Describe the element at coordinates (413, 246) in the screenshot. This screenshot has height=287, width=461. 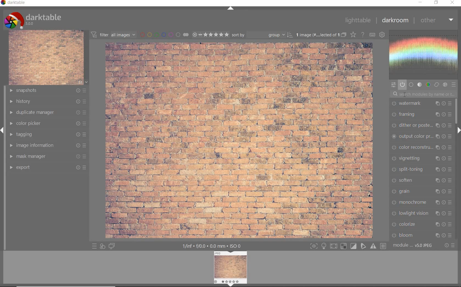
I see `module ...v5.0 JPEG` at that location.